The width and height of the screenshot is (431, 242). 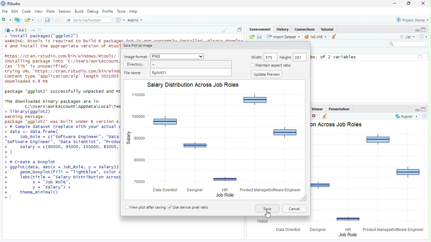 What do you see at coordinates (283, 29) in the screenshot?
I see `History` at bounding box center [283, 29].